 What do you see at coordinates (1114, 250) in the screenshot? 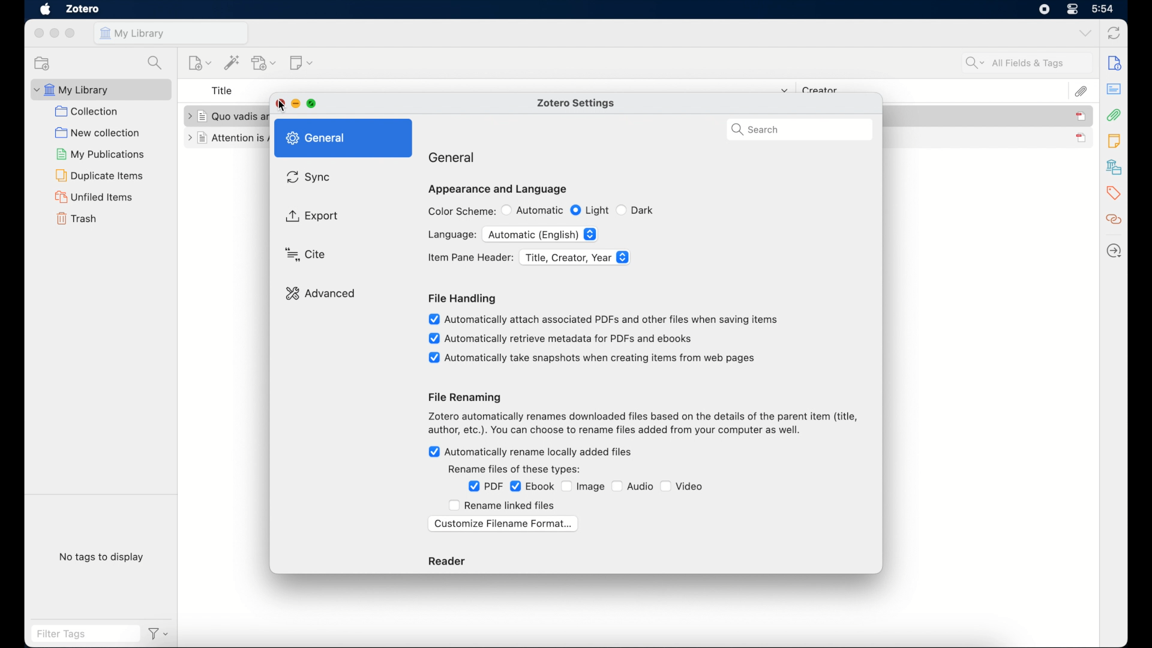
I see `locate` at bounding box center [1114, 250].